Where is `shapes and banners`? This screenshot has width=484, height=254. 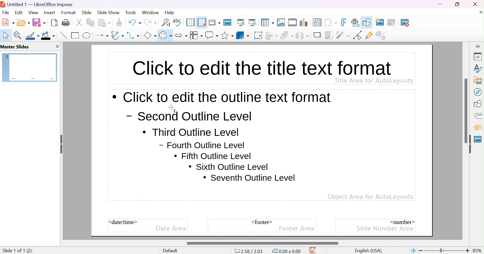
shapes and banners is located at coordinates (227, 36).